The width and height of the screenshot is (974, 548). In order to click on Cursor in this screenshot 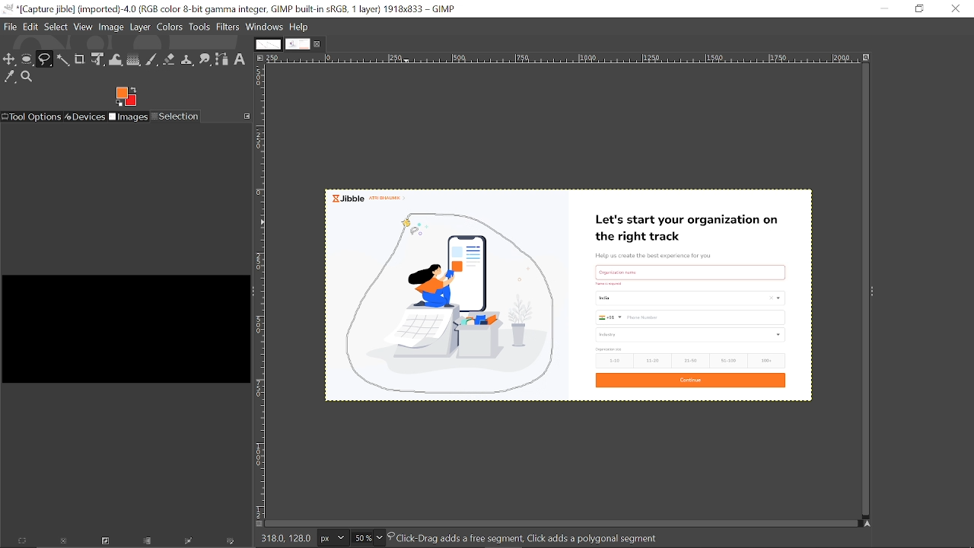, I will do `click(408, 223)`.